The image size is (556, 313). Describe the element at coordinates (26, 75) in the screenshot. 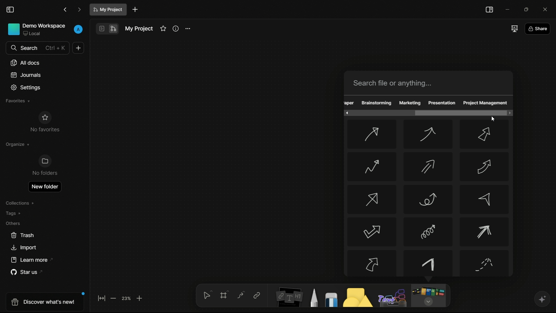

I see `journals` at that location.